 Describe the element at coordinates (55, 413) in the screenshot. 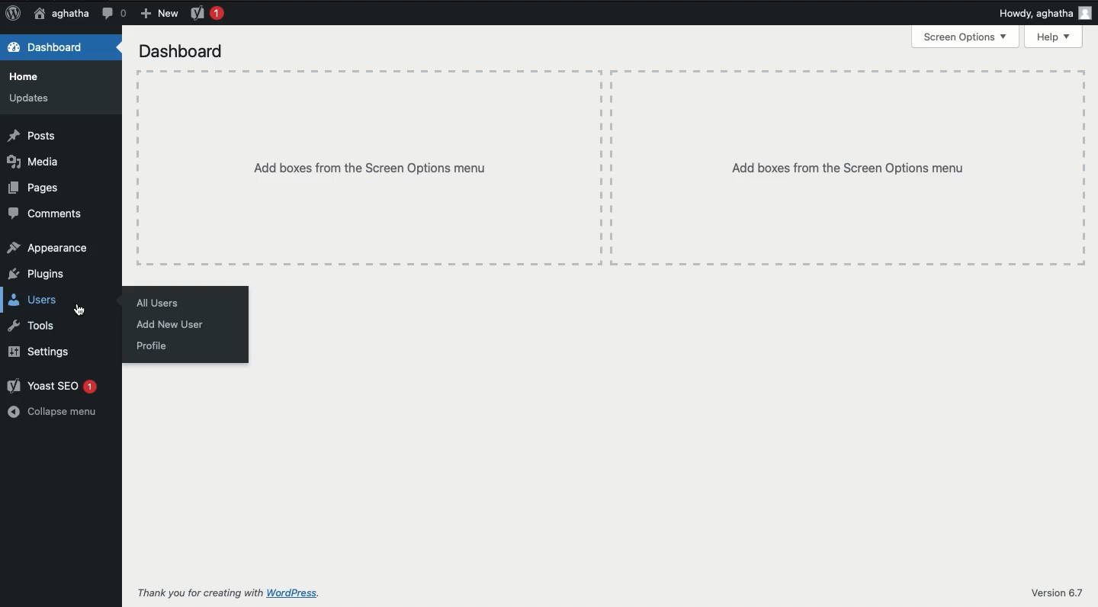

I see `Collapse menu` at that location.